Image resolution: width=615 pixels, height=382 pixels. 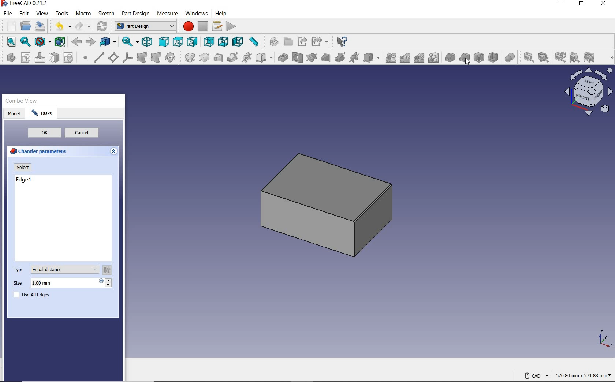 What do you see at coordinates (107, 13) in the screenshot?
I see `sketch` at bounding box center [107, 13].